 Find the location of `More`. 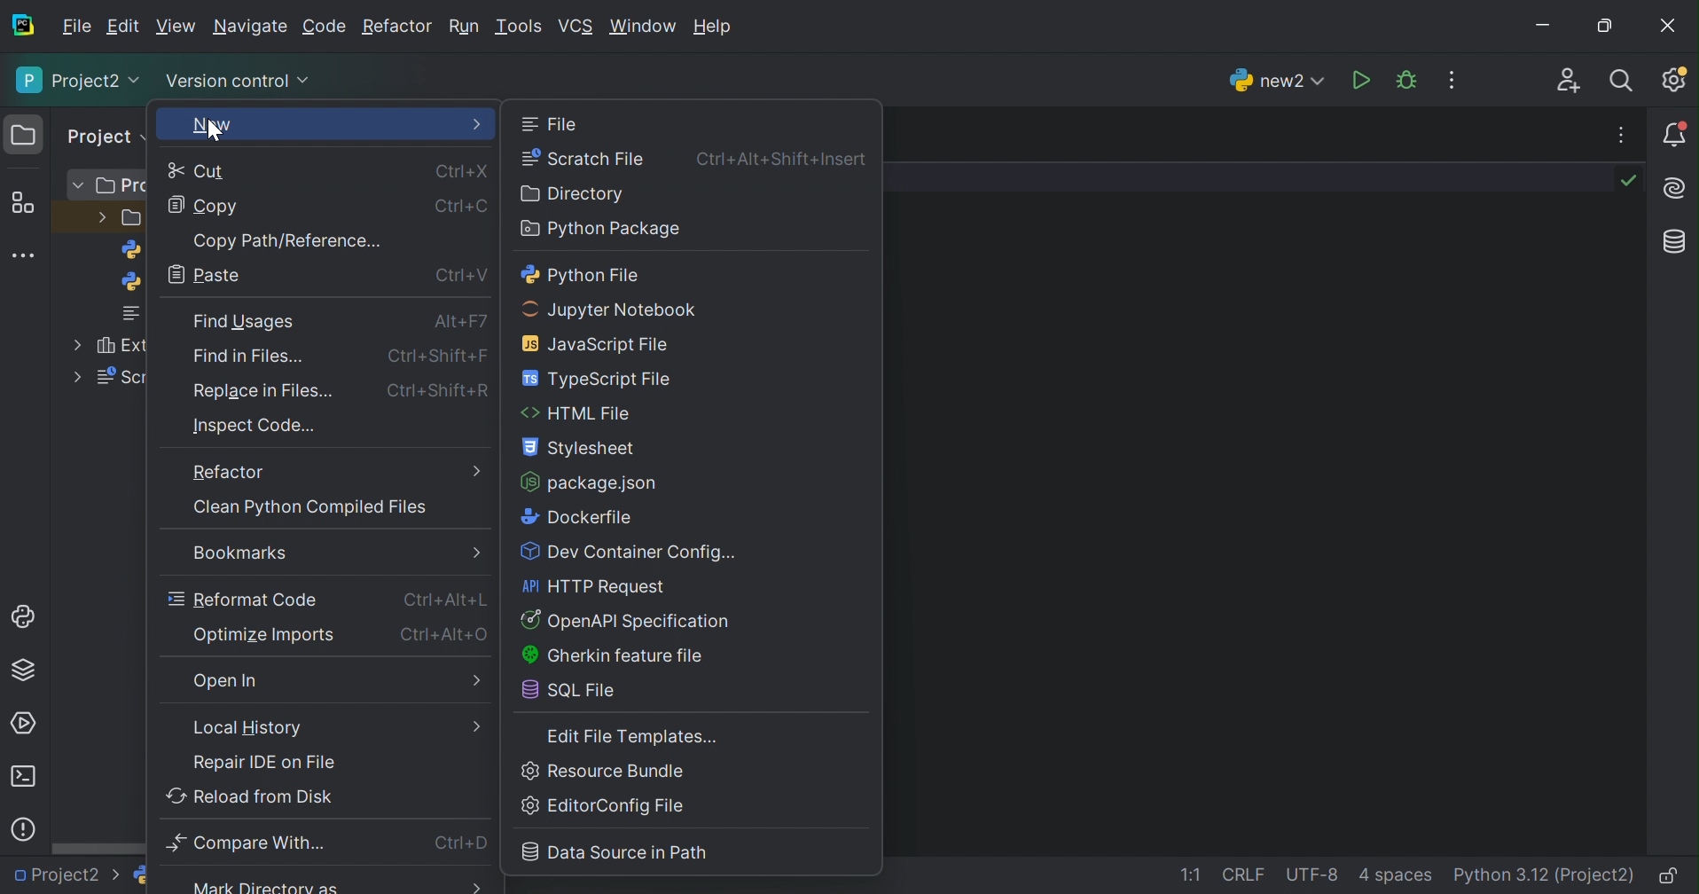

More is located at coordinates (476, 471).